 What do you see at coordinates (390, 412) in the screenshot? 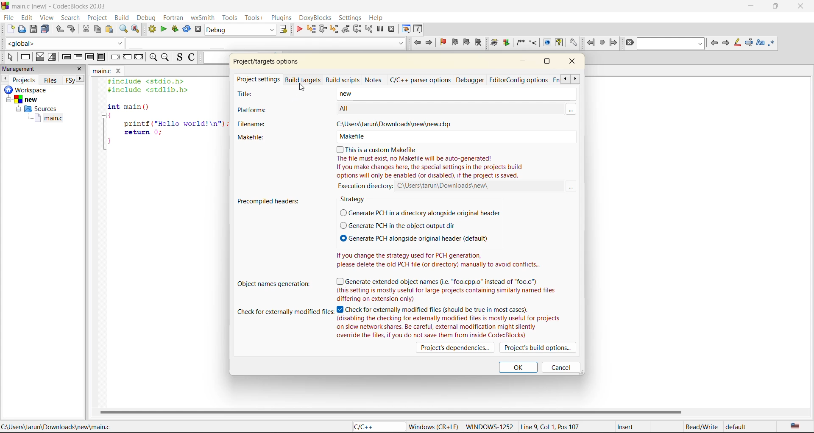
I see `horizontal scroll bar` at bounding box center [390, 412].